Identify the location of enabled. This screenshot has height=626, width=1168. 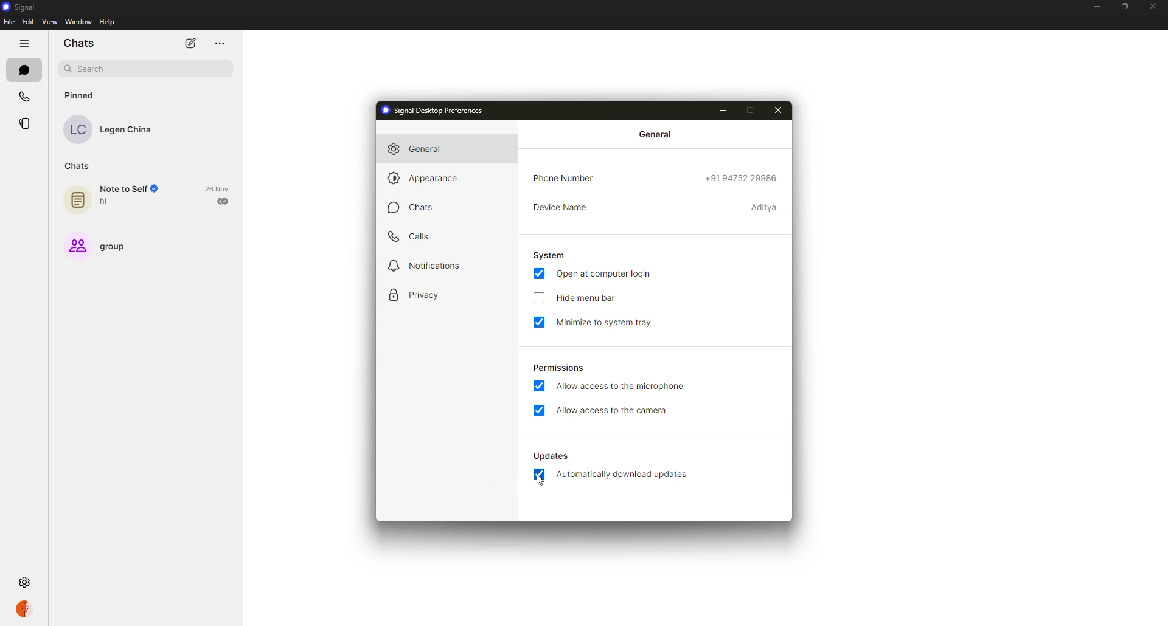
(538, 273).